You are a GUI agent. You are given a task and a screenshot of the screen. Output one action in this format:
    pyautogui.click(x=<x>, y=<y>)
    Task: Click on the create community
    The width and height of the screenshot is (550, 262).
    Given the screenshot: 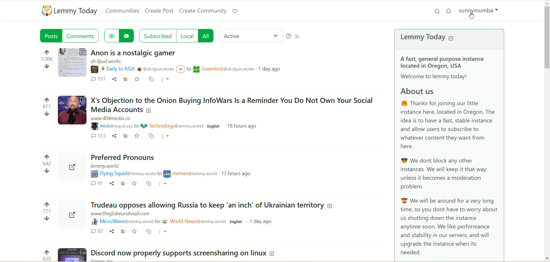 What is the action you would take?
    pyautogui.click(x=203, y=11)
    